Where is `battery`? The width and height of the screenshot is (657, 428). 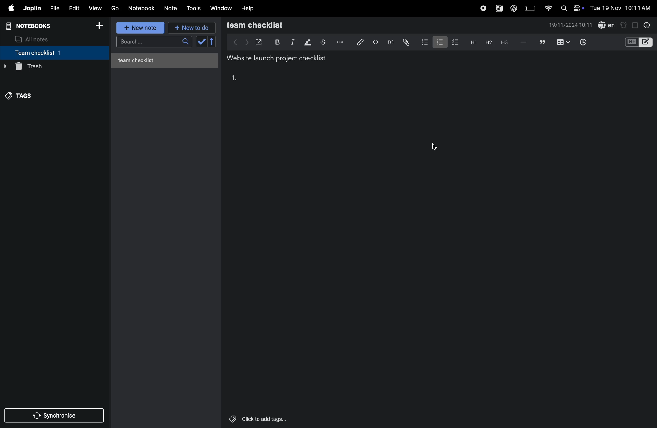 battery is located at coordinates (530, 8).